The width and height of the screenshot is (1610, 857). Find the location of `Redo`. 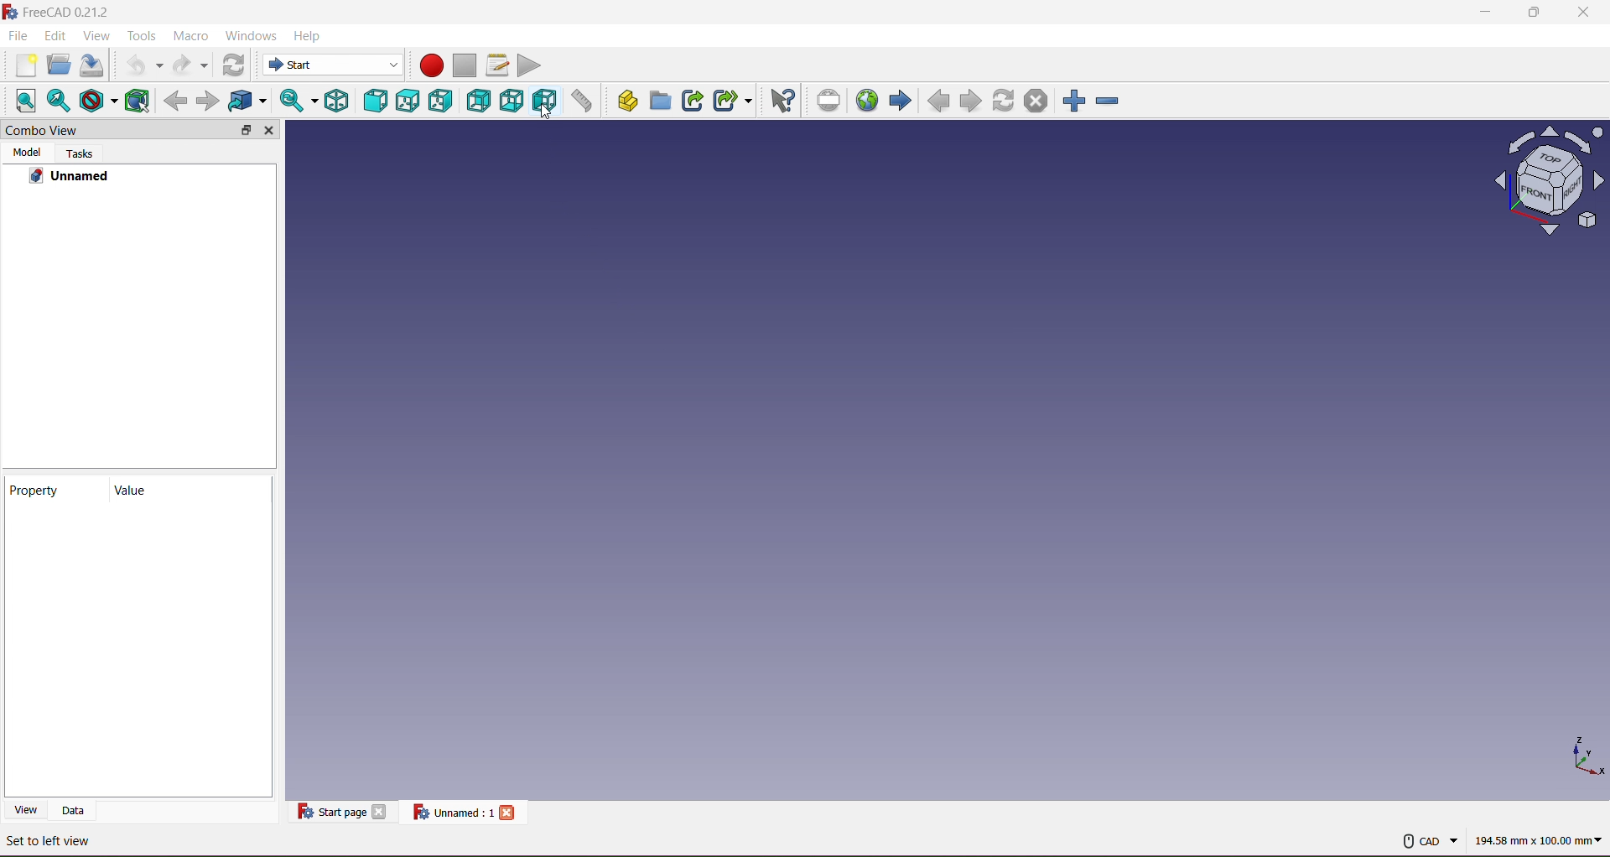

Redo is located at coordinates (190, 65).